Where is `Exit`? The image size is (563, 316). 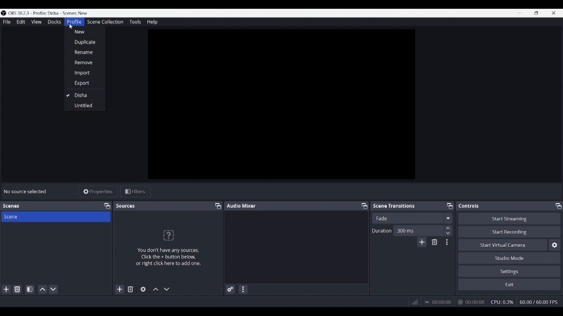 Exit is located at coordinates (509, 284).